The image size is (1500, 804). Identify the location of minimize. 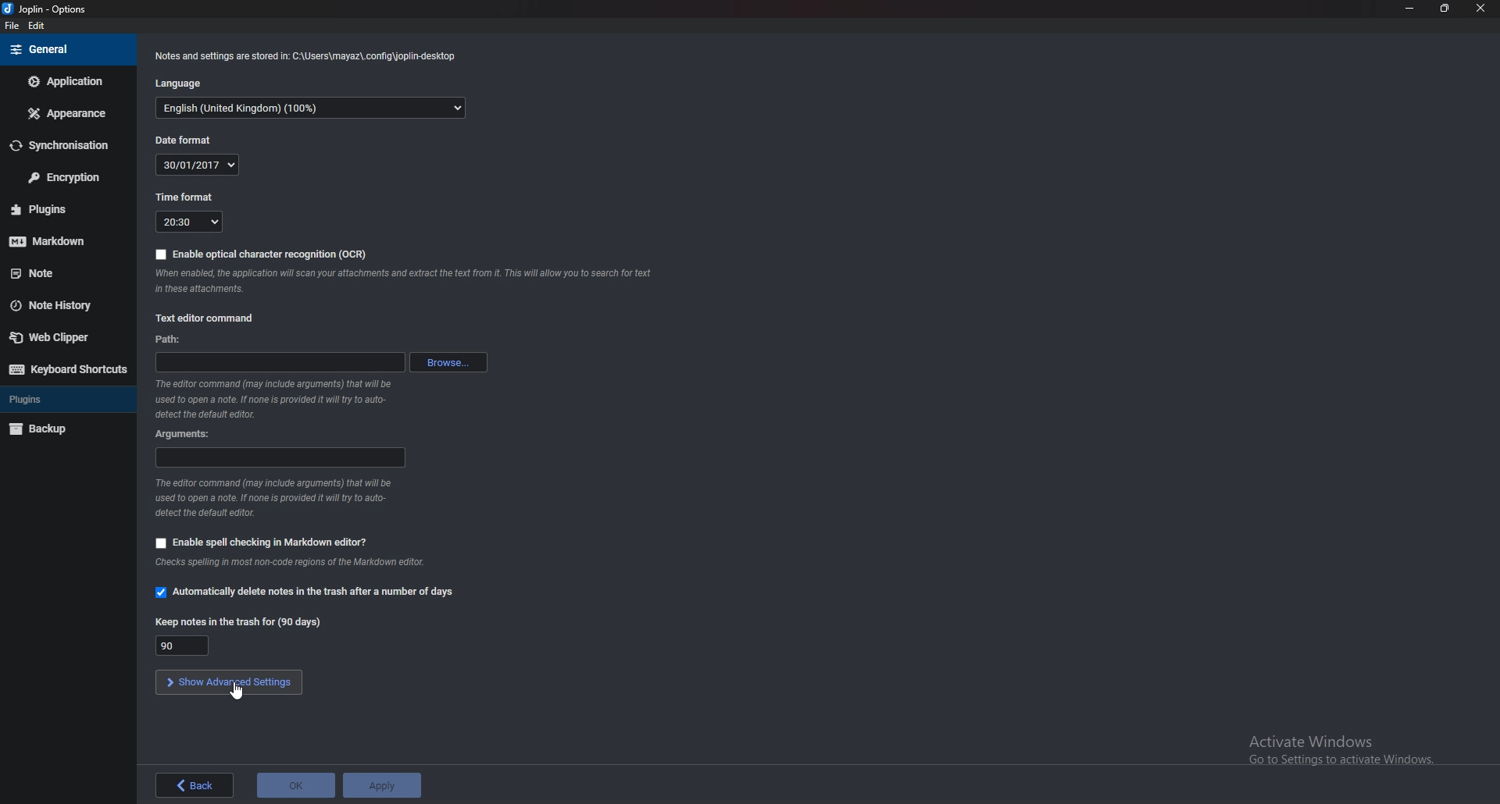
(1409, 10).